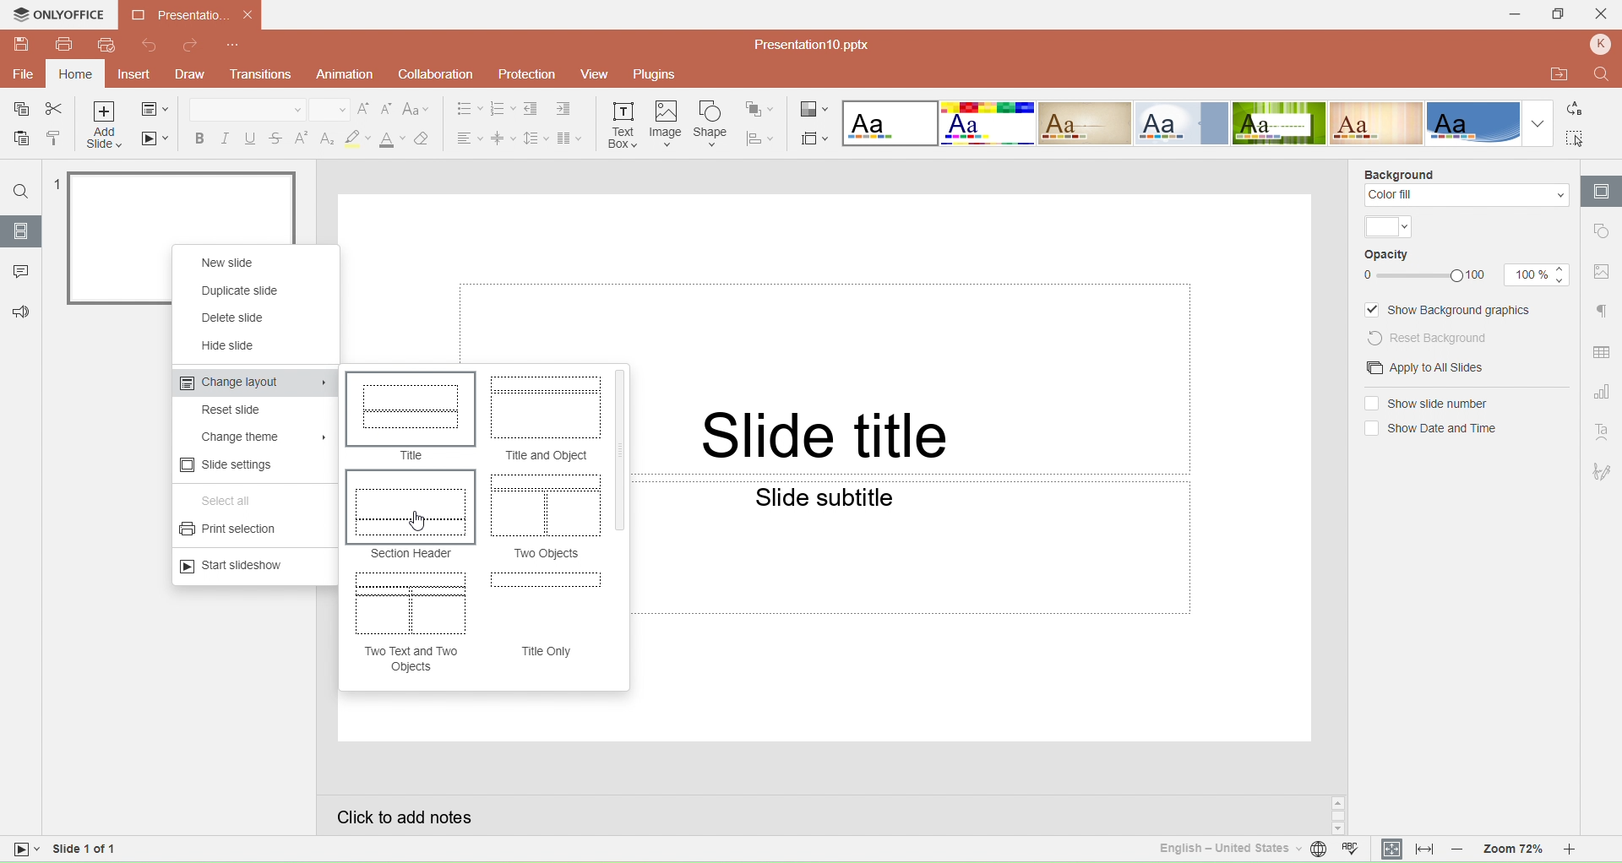  What do you see at coordinates (532, 110) in the screenshot?
I see `Decrease indent` at bounding box center [532, 110].